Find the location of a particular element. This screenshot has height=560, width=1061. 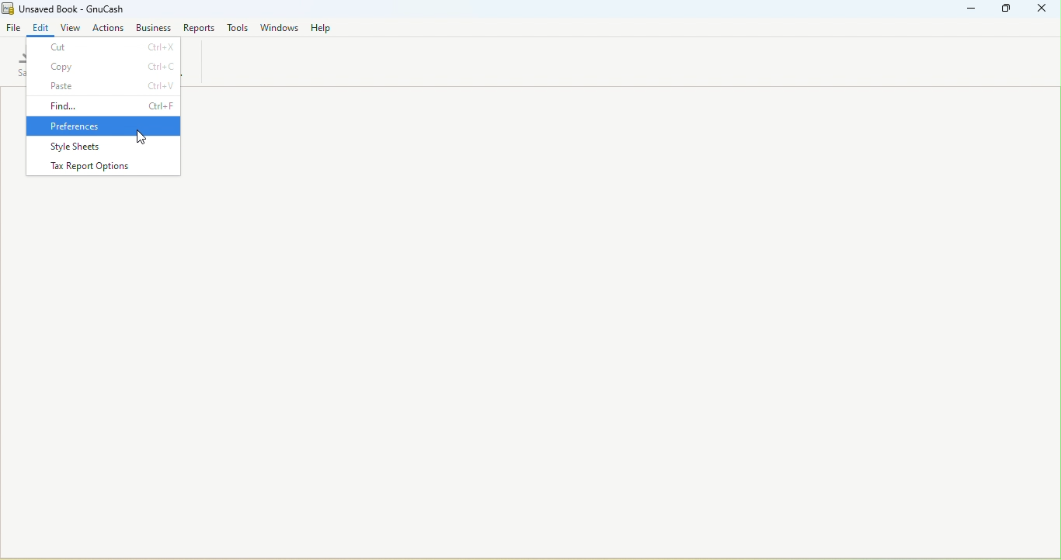

Reports is located at coordinates (198, 28).